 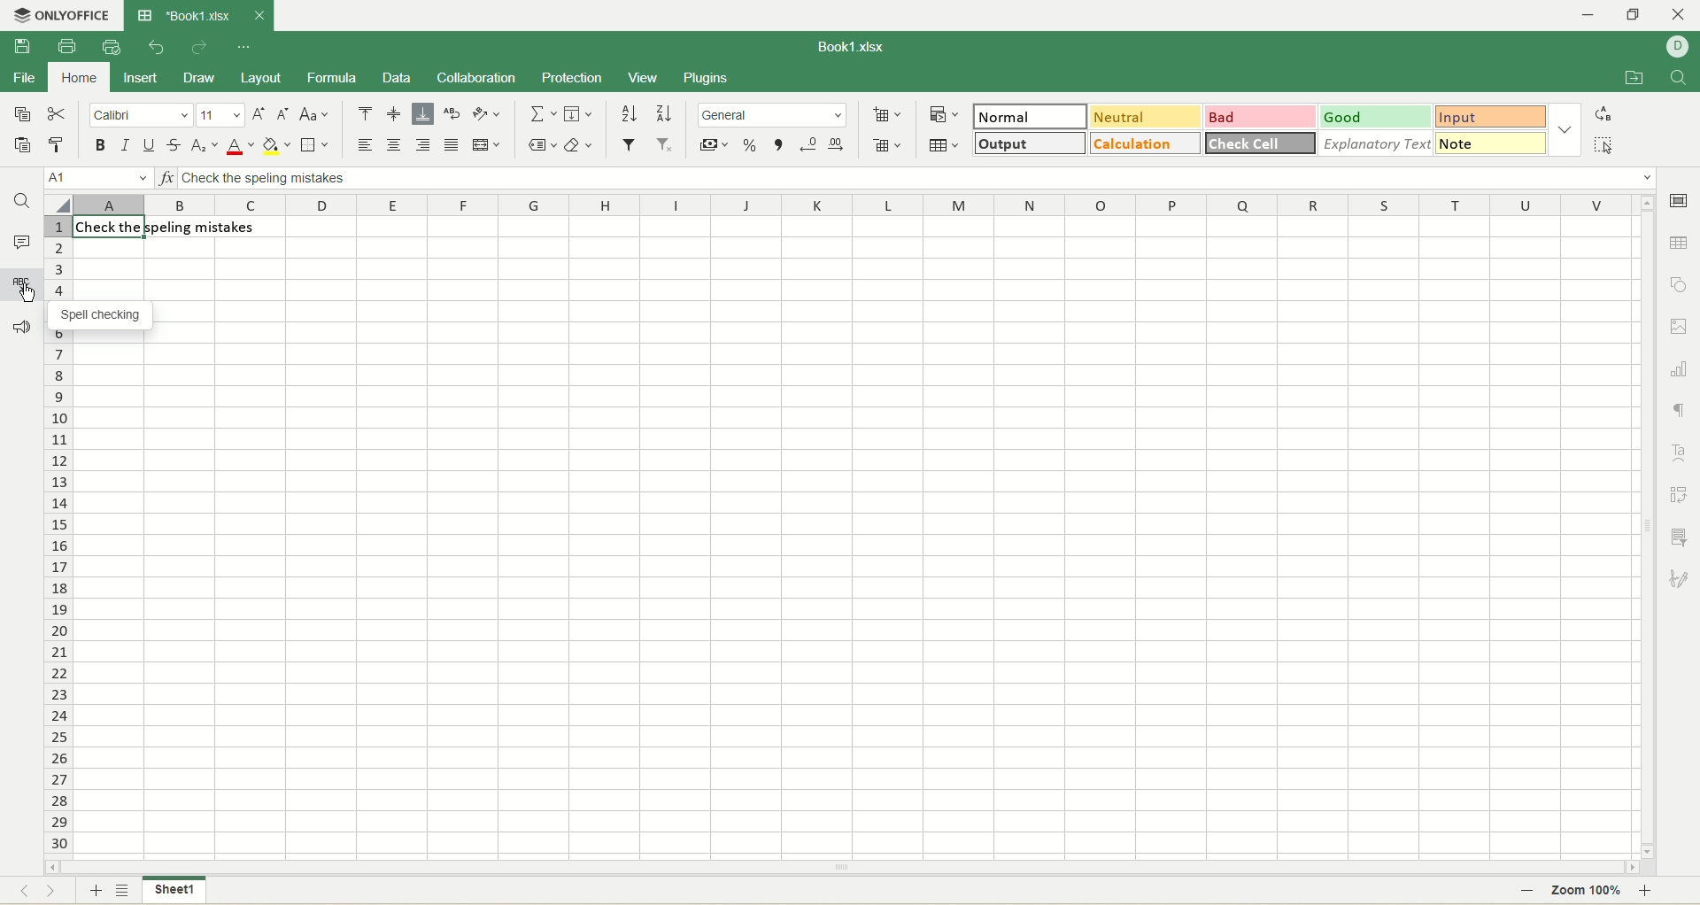 What do you see at coordinates (1260, 116) in the screenshot?
I see `bad` at bounding box center [1260, 116].